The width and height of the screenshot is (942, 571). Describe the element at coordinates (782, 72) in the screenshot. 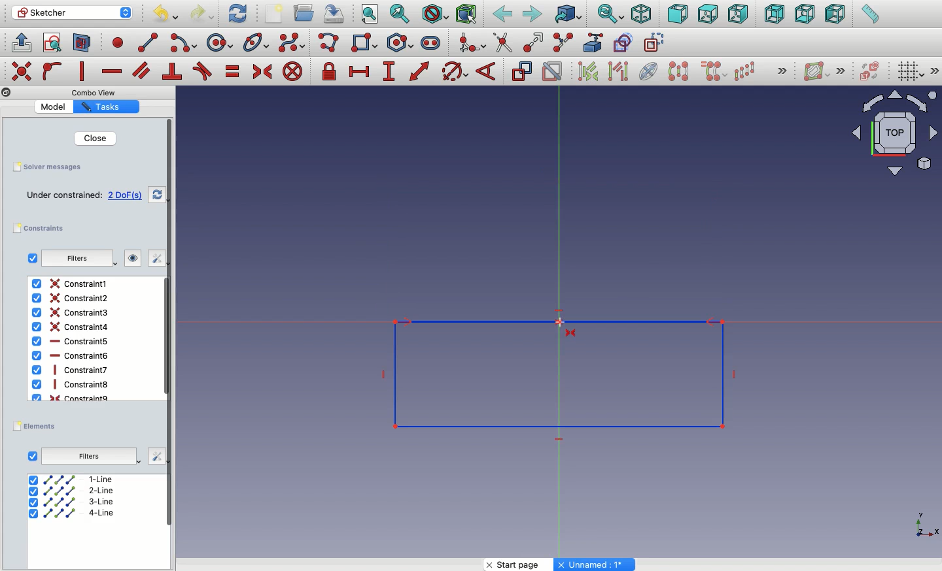

I see `Expand` at that location.